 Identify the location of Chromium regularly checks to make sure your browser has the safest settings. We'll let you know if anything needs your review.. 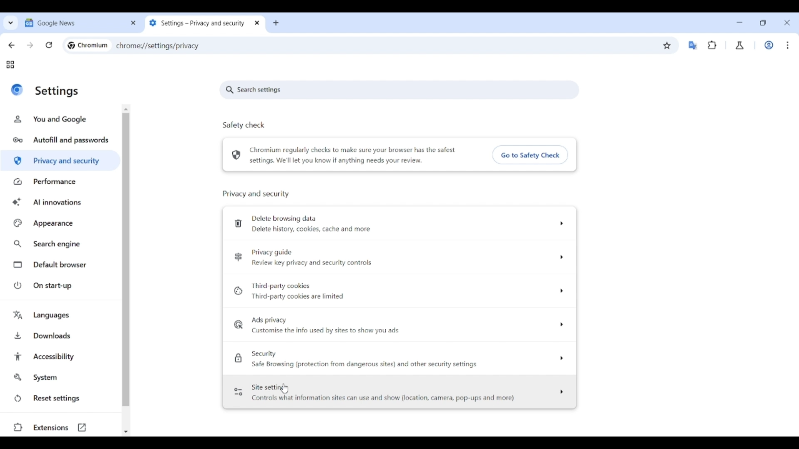
(355, 155).